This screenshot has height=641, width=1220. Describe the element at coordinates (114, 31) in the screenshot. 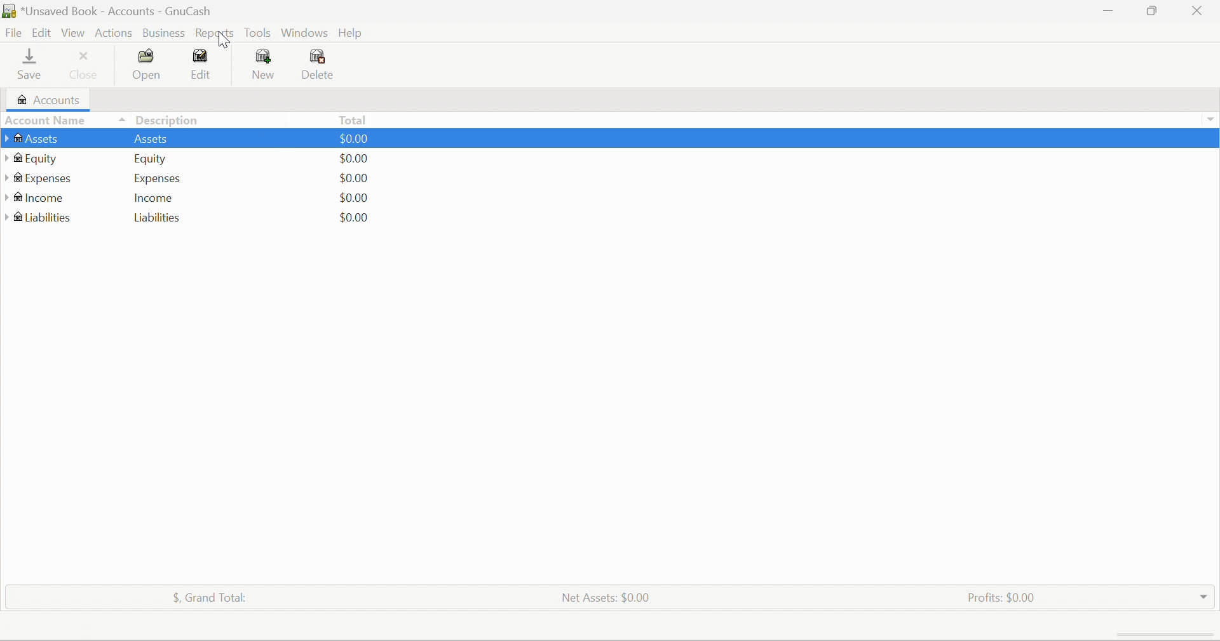

I see `Actions` at that location.